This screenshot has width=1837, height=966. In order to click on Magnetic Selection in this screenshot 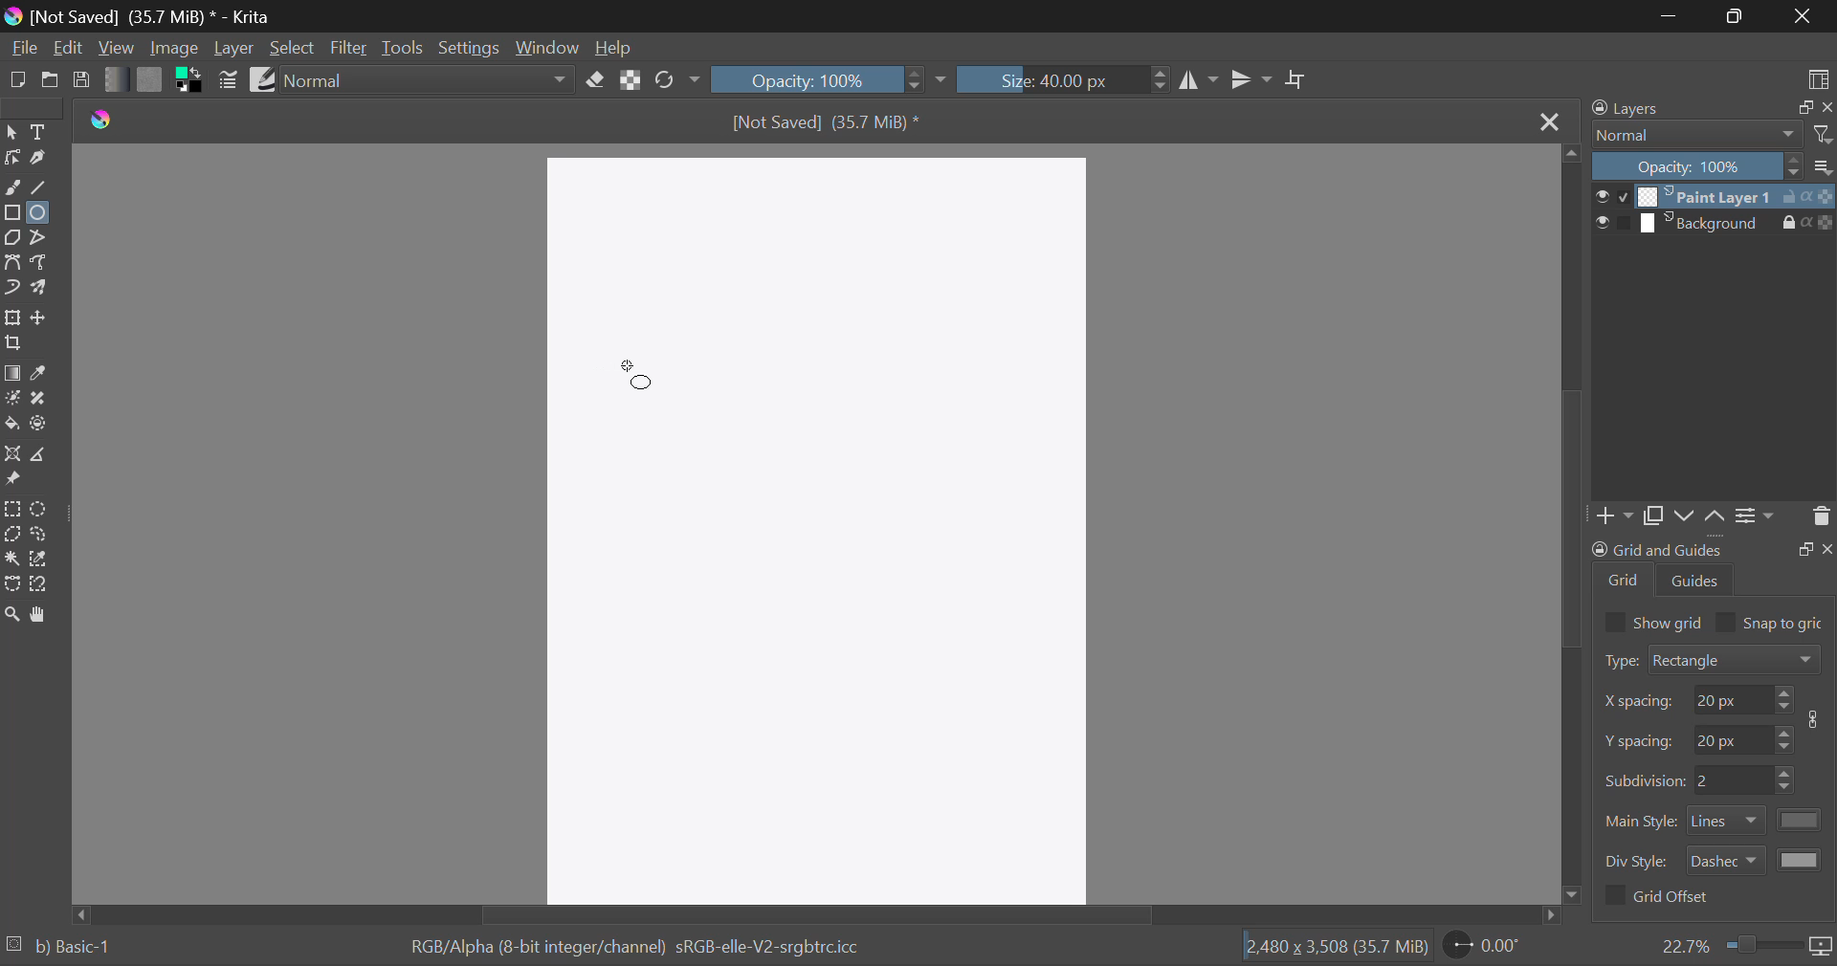, I will do `click(42, 583)`.